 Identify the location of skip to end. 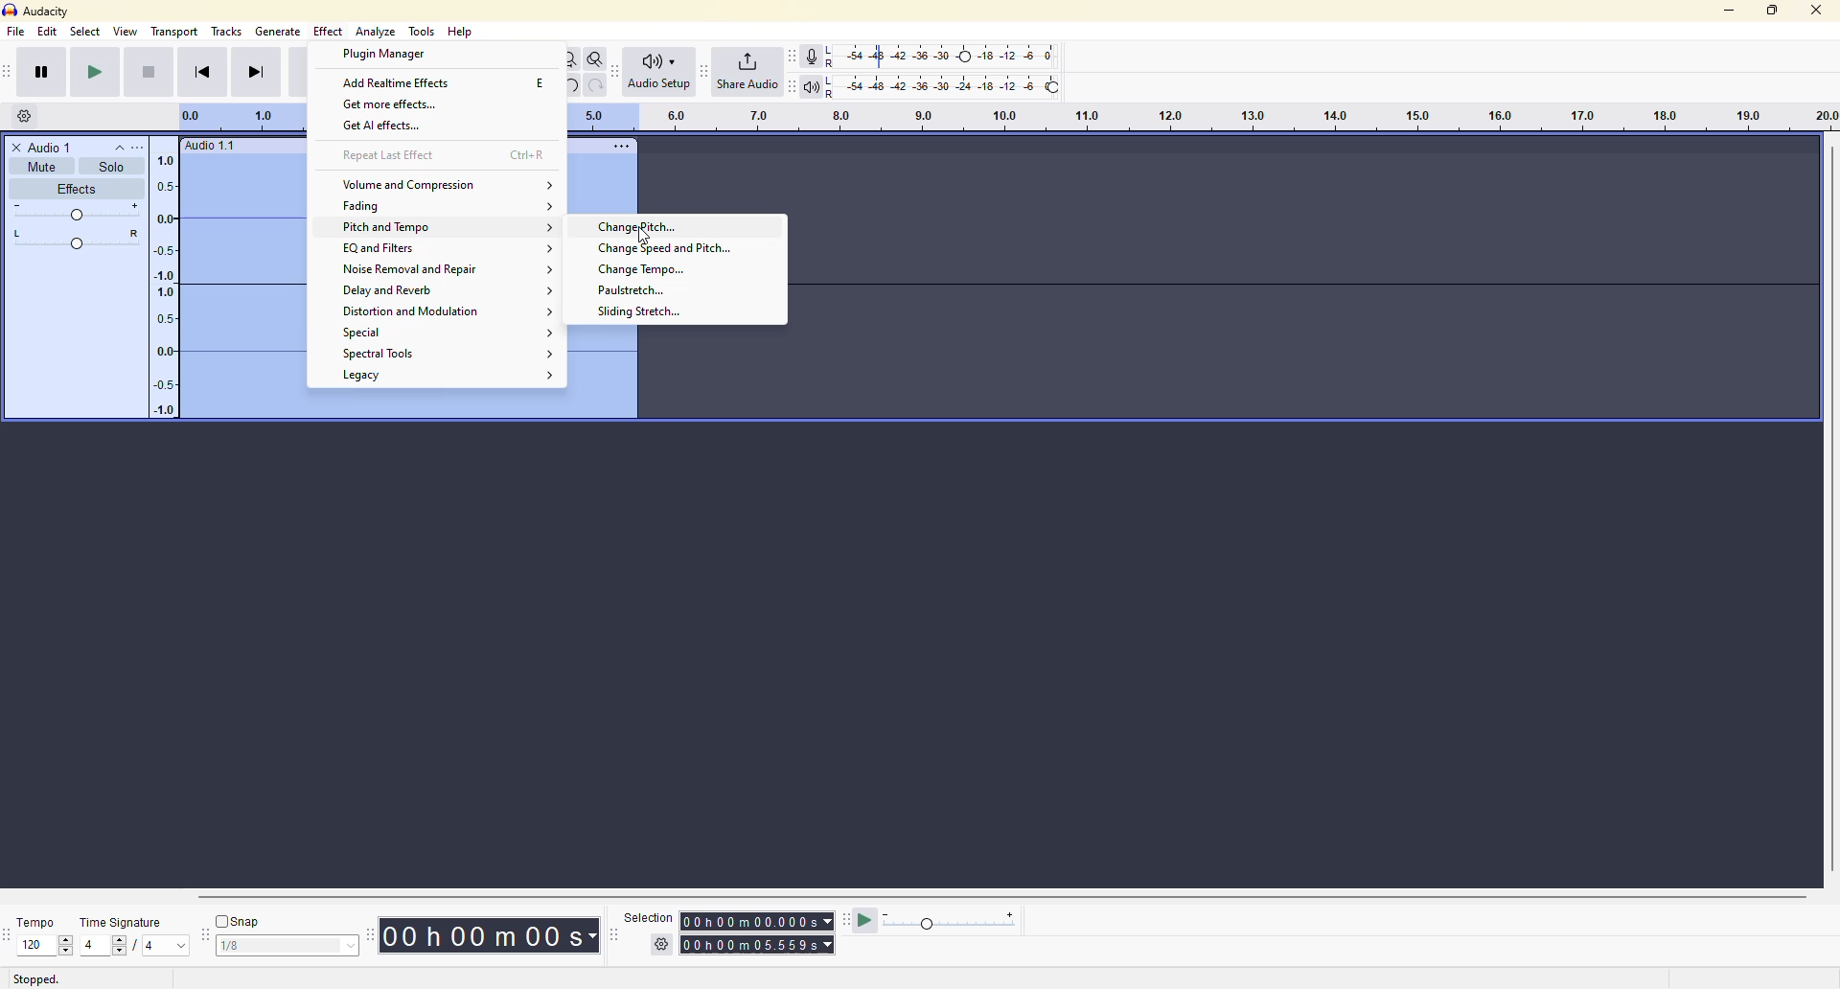
(258, 71).